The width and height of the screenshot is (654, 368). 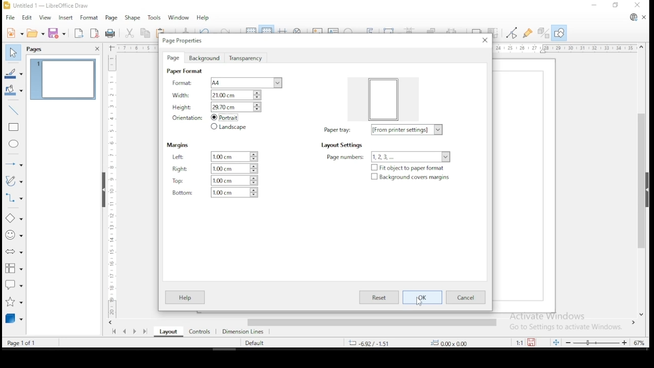 I want to click on zoom slider, so click(x=598, y=342).